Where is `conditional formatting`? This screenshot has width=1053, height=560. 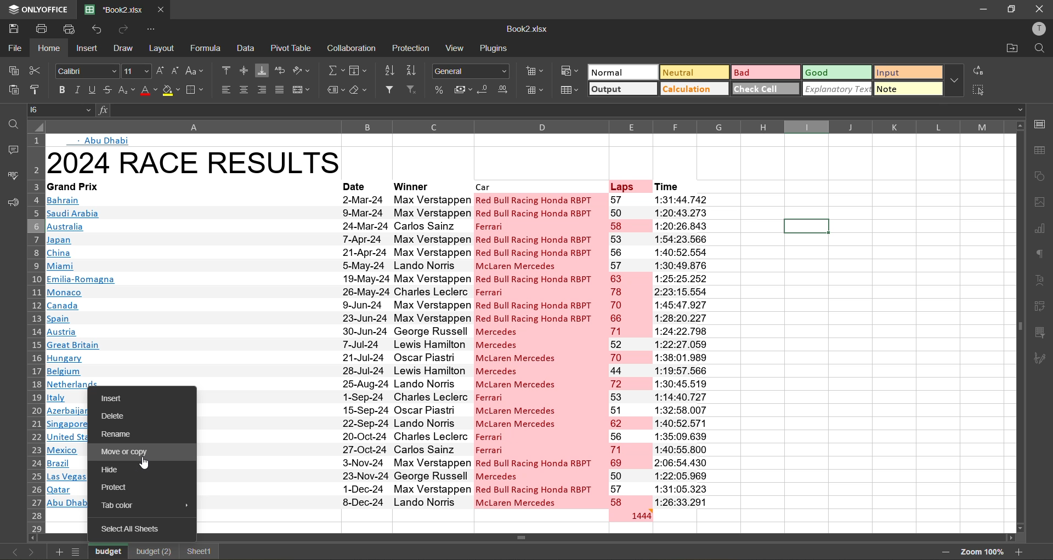
conditional formatting is located at coordinates (569, 70).